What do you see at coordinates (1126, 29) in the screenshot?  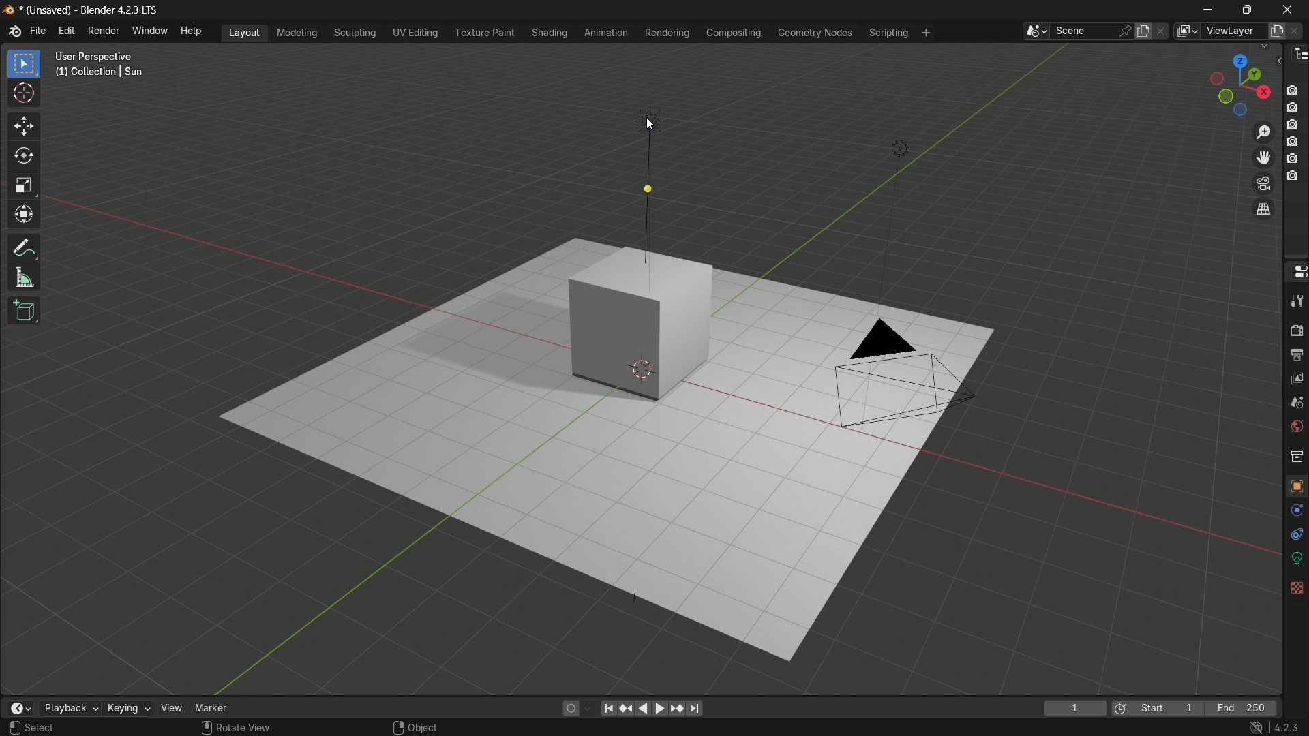 I see `pin scene to workplace` at bounding box center [1126, 29].